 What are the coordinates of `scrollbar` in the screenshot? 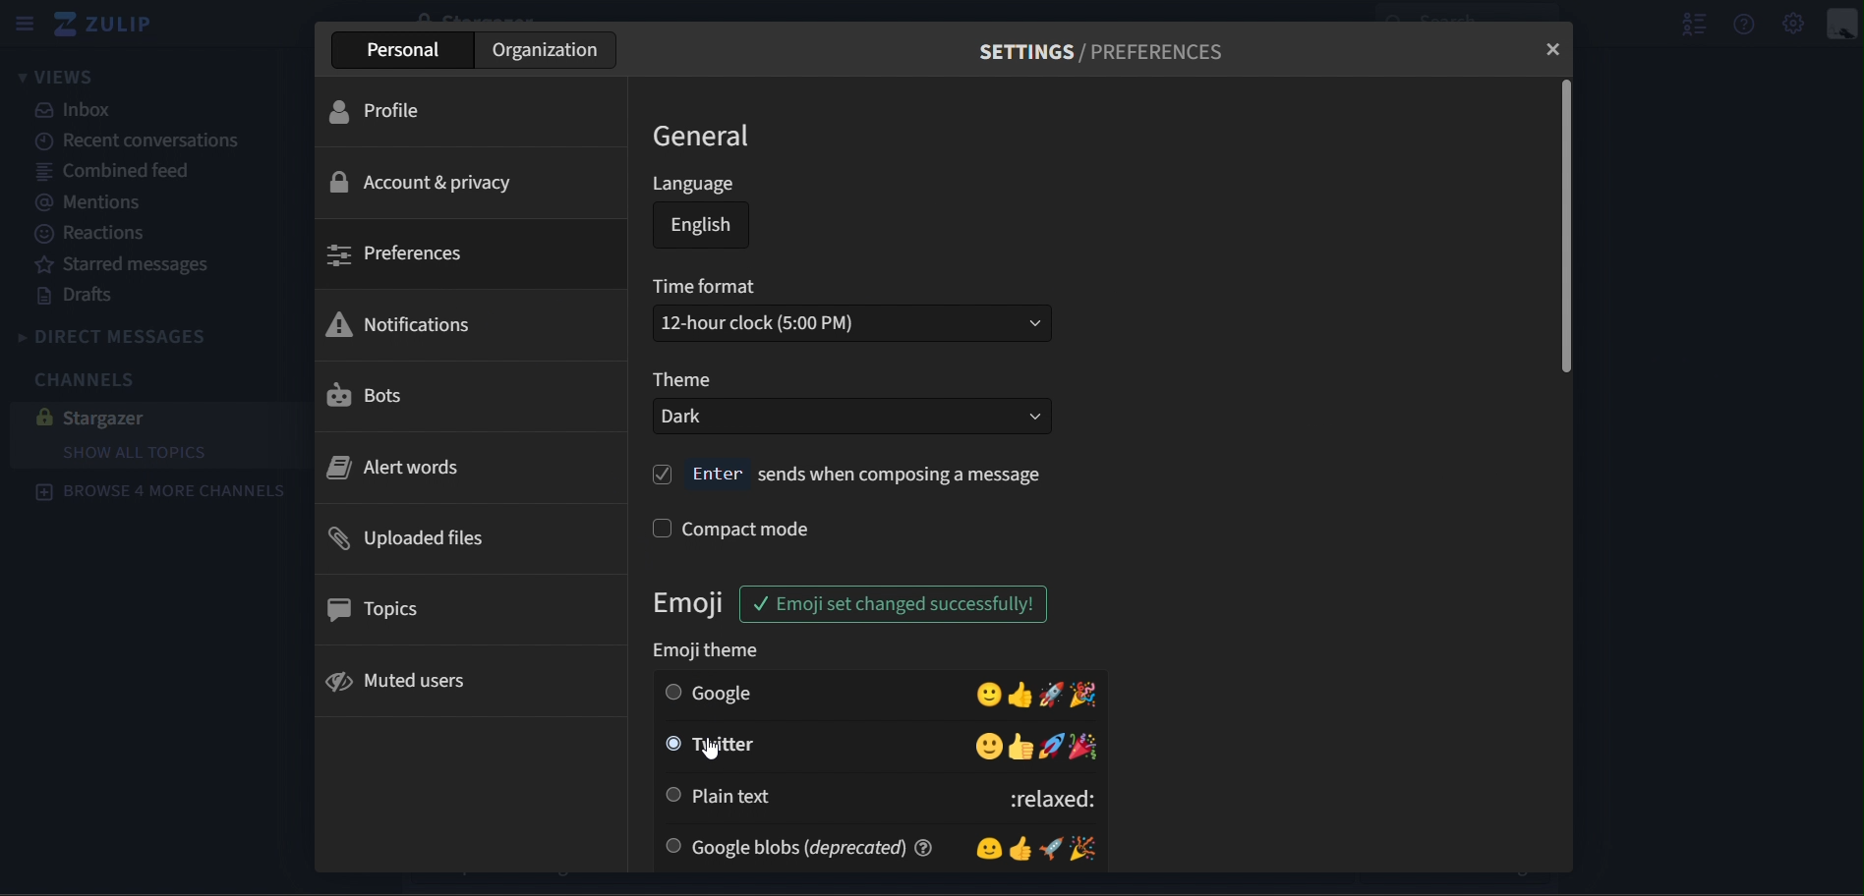 It's located at (1564, 229).